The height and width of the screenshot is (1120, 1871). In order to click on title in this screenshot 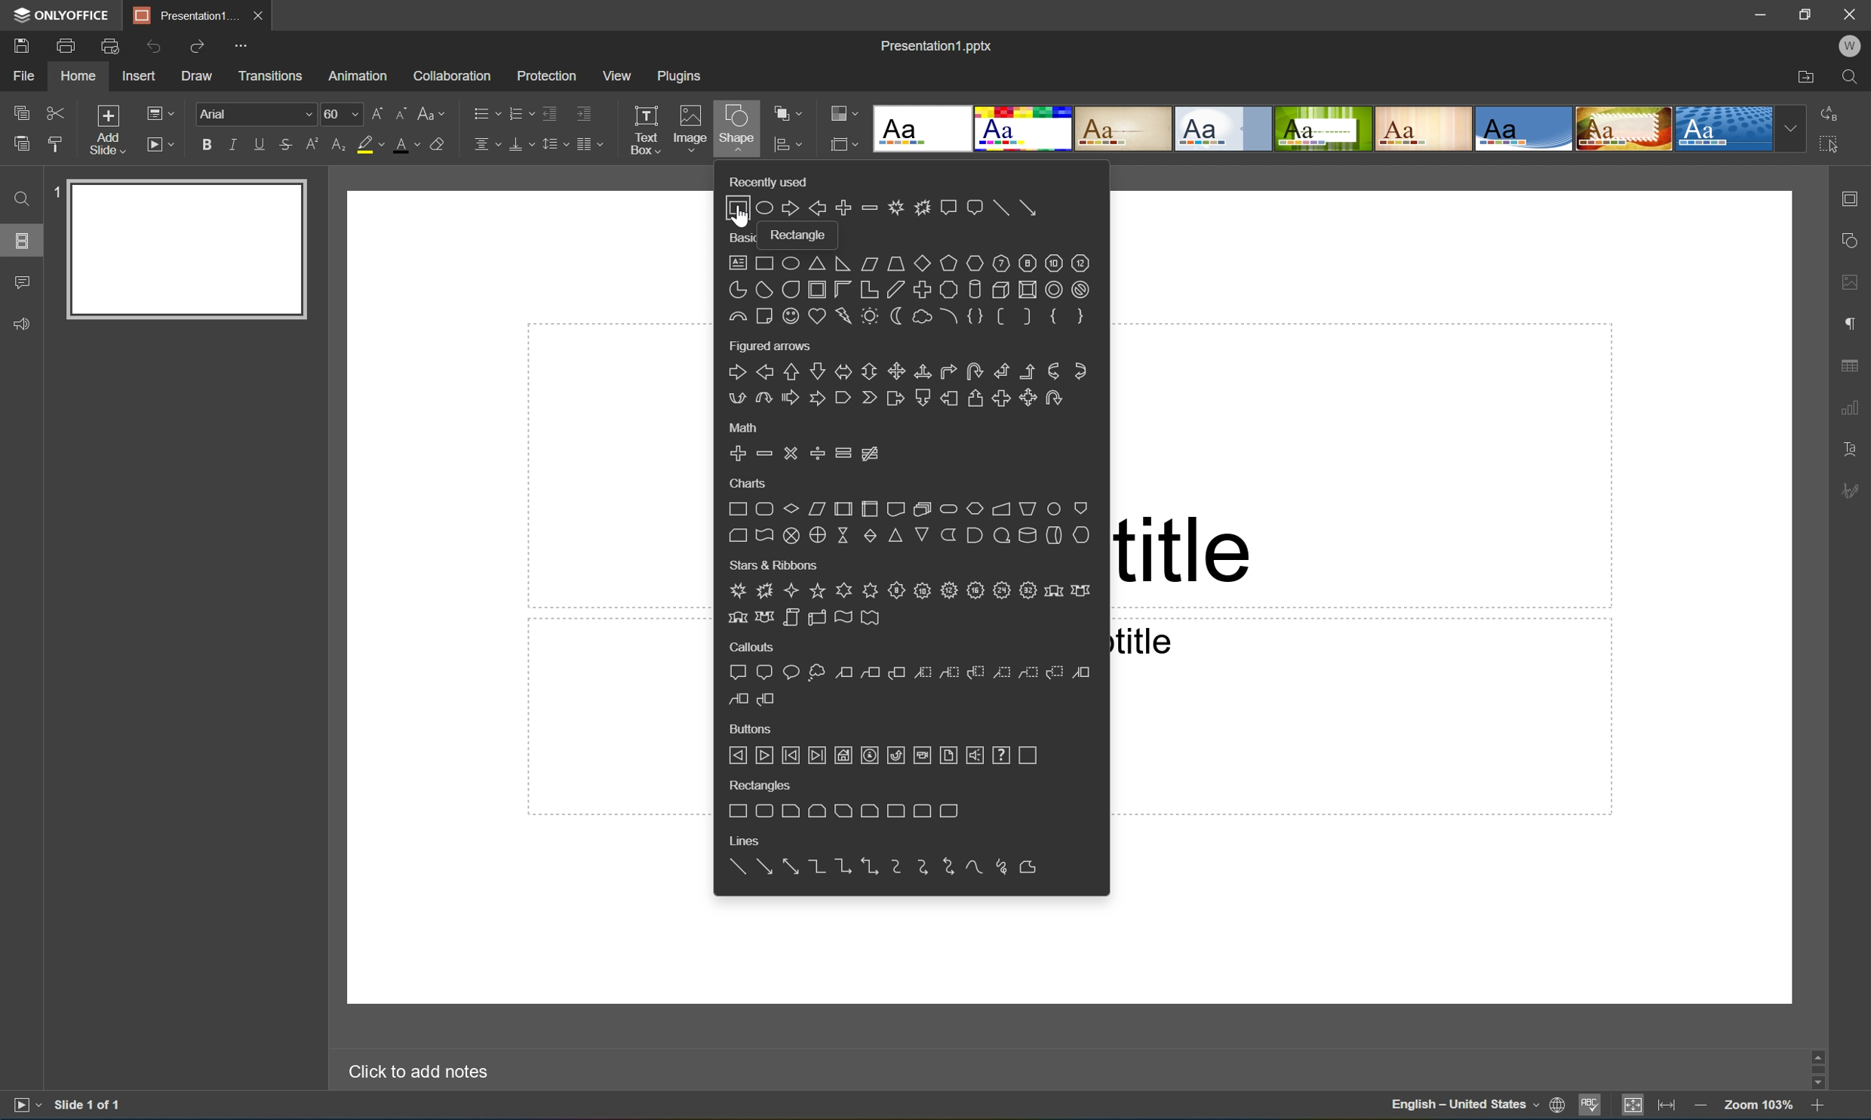, I will do `click(1145, 645)`.